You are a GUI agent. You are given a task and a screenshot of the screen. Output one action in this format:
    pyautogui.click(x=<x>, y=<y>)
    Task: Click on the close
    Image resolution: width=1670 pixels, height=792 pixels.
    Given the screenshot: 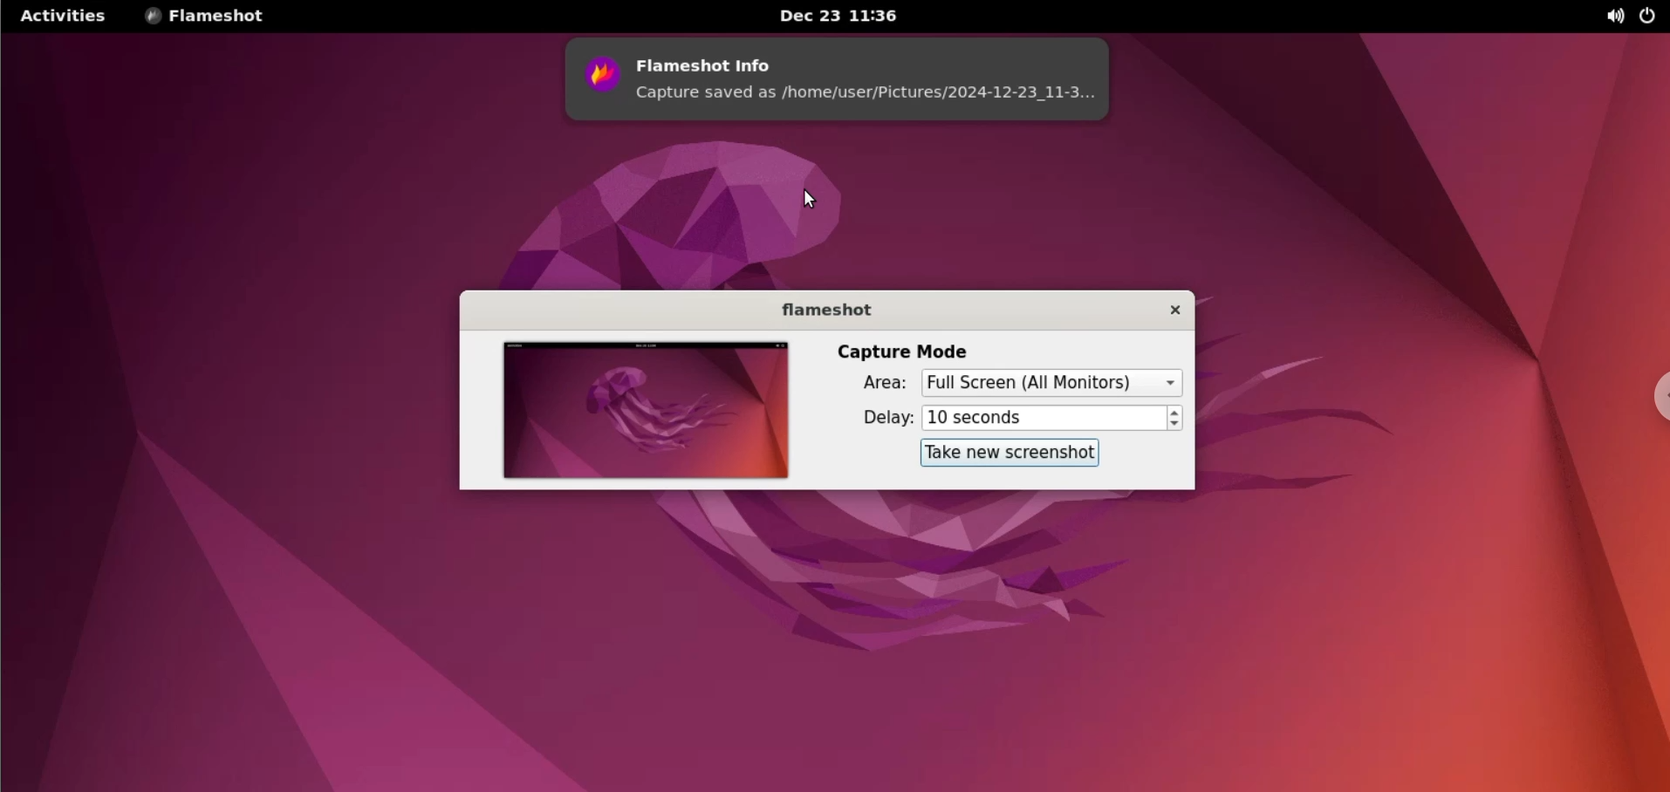 What is the action you would take?
    pyautogui.click(x=1174, y=311)
    